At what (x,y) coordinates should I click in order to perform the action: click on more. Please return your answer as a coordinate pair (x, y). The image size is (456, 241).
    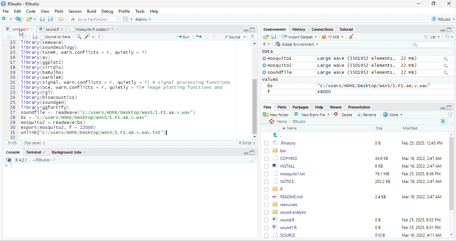
    Looking at the image, I should click on (451, 122).